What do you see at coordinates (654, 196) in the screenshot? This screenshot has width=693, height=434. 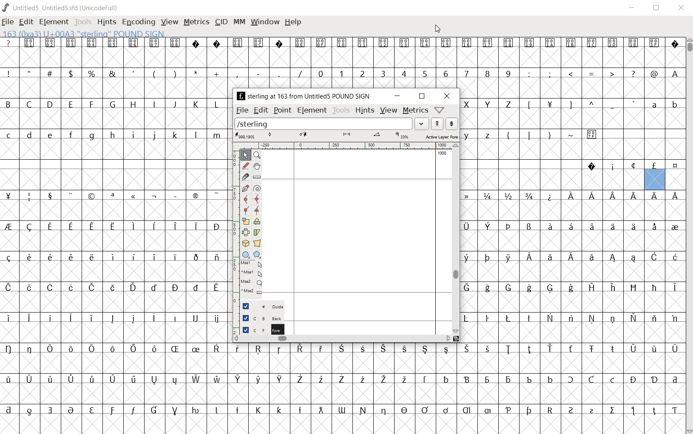 I see `Symbol` at bounding box center [654, 196].